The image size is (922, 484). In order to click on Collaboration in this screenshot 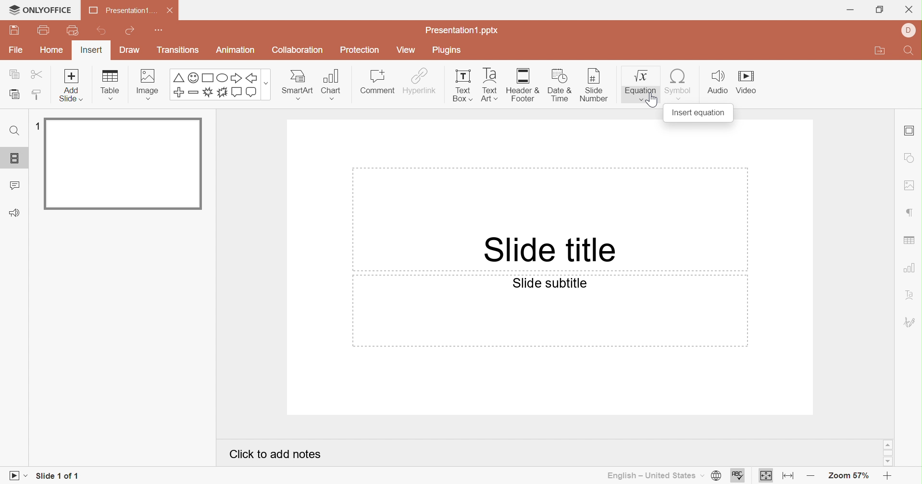, I will do `click(298, 50)`.